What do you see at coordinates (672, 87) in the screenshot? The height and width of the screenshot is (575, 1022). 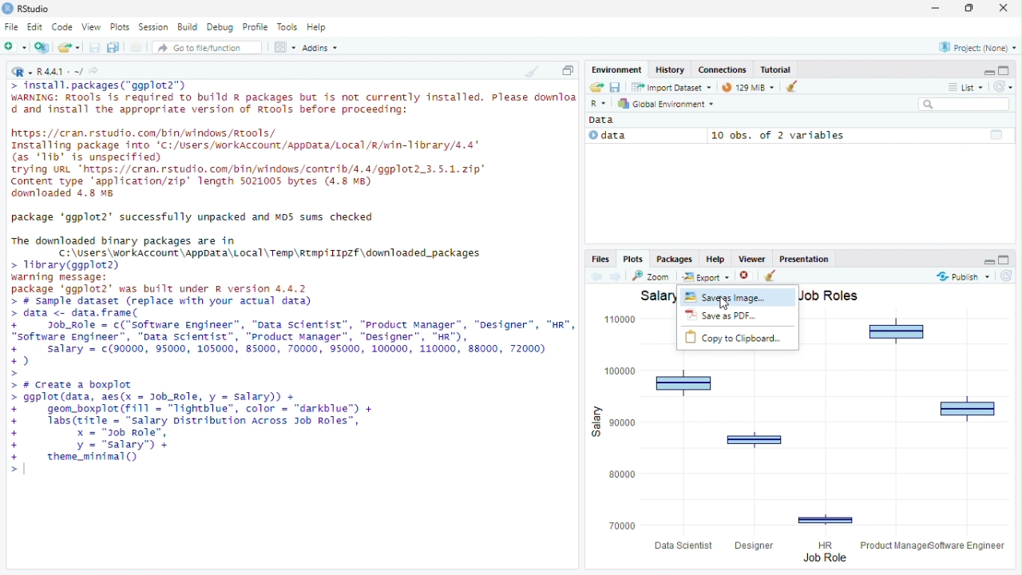 I see `Import dataset` at bounding box center [672, 87].